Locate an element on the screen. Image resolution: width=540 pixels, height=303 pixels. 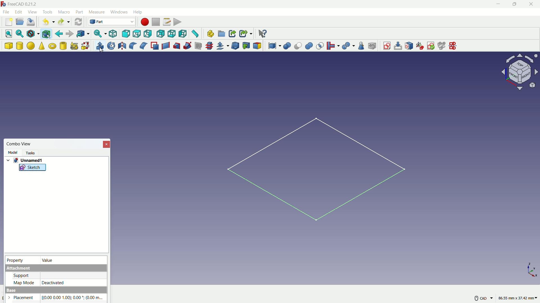
windows is located at coordinates (120, 12).